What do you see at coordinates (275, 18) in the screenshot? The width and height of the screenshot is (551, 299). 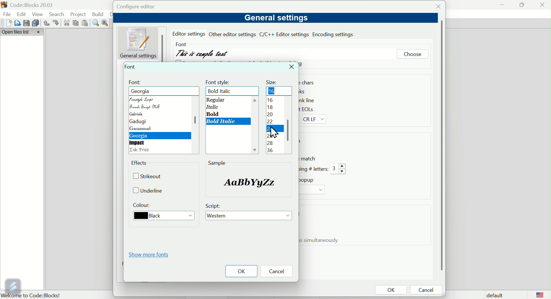 I see `General settings` at bounding box center [275, 18].